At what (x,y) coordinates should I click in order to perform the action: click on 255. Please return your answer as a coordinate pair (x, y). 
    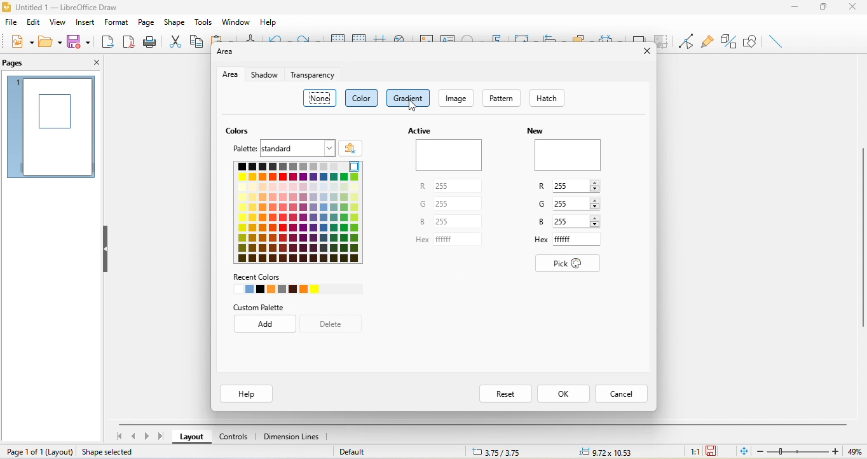
    Looking at the image, I should click on (577, 184).